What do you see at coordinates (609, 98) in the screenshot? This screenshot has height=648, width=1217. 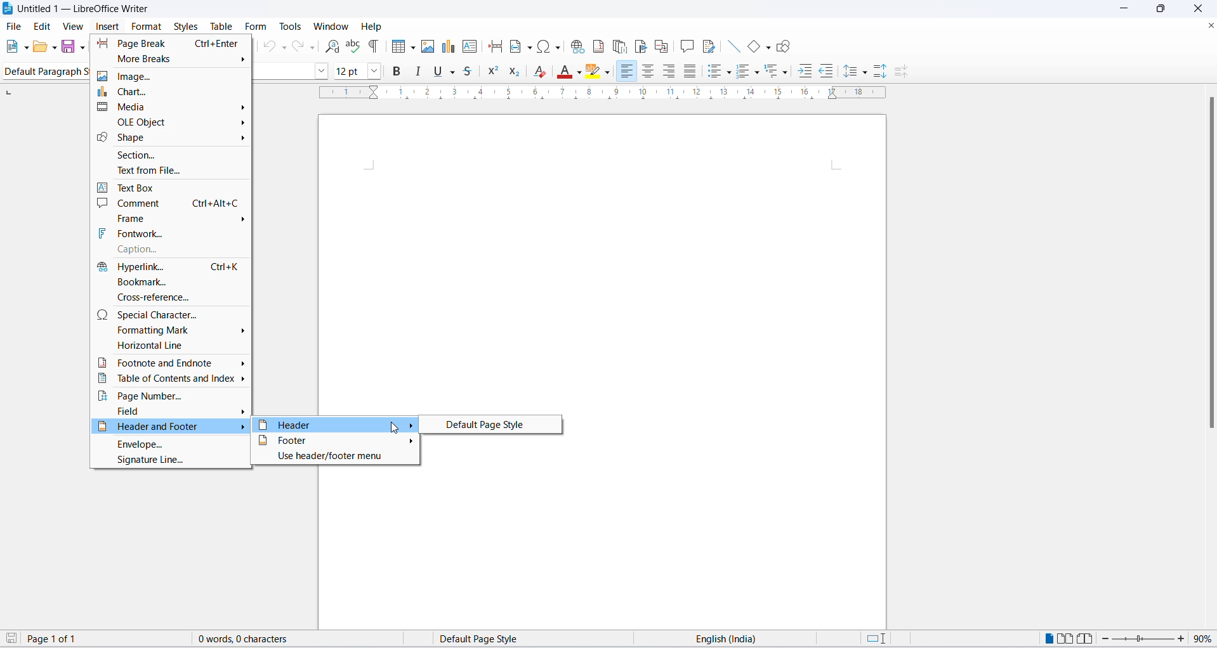 I see `scaling` at bounding box center [609, 98].